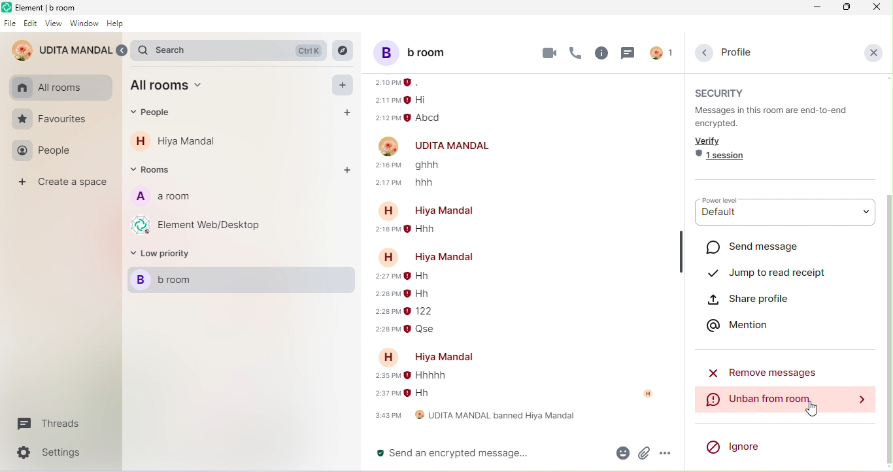 This screenshot has width=893, height=472. What do you see at coordinates (200, 224) in the screenshot?
I see `element web/desktop` at bounding box center [200, 224].